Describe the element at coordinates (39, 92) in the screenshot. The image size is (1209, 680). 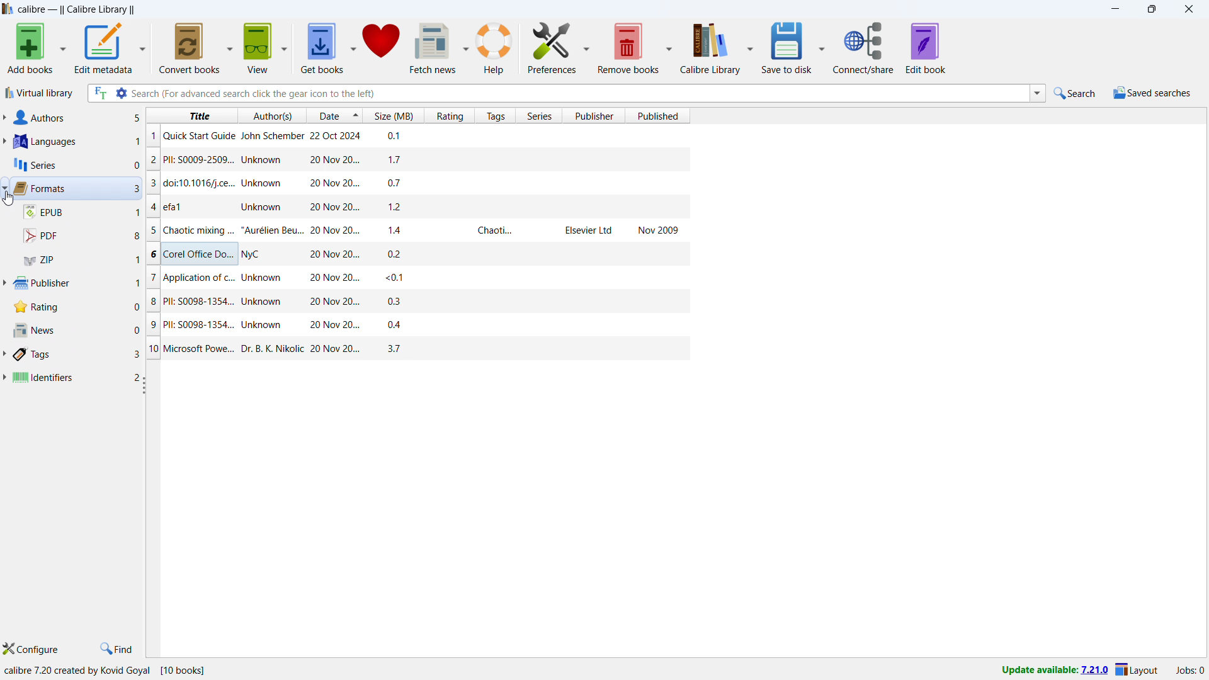
I see `virtual library` at that location.